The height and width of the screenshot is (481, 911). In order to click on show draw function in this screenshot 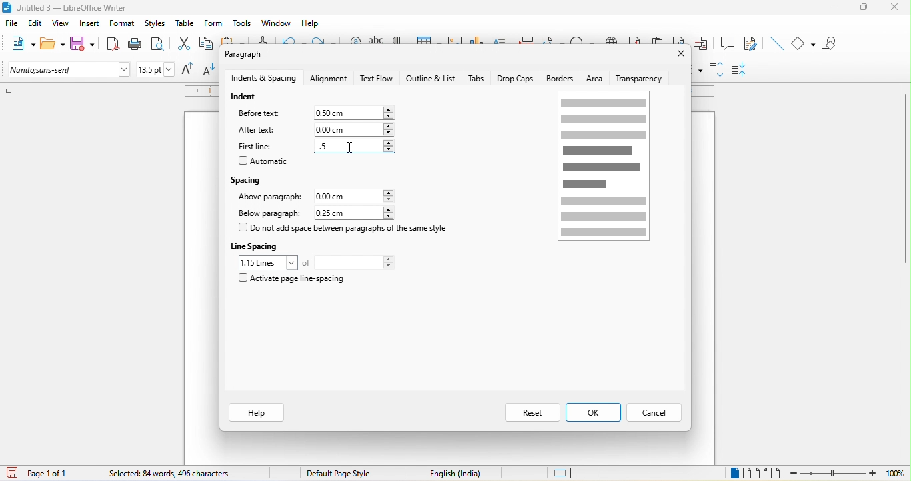, I will do `click(834, 43)`.